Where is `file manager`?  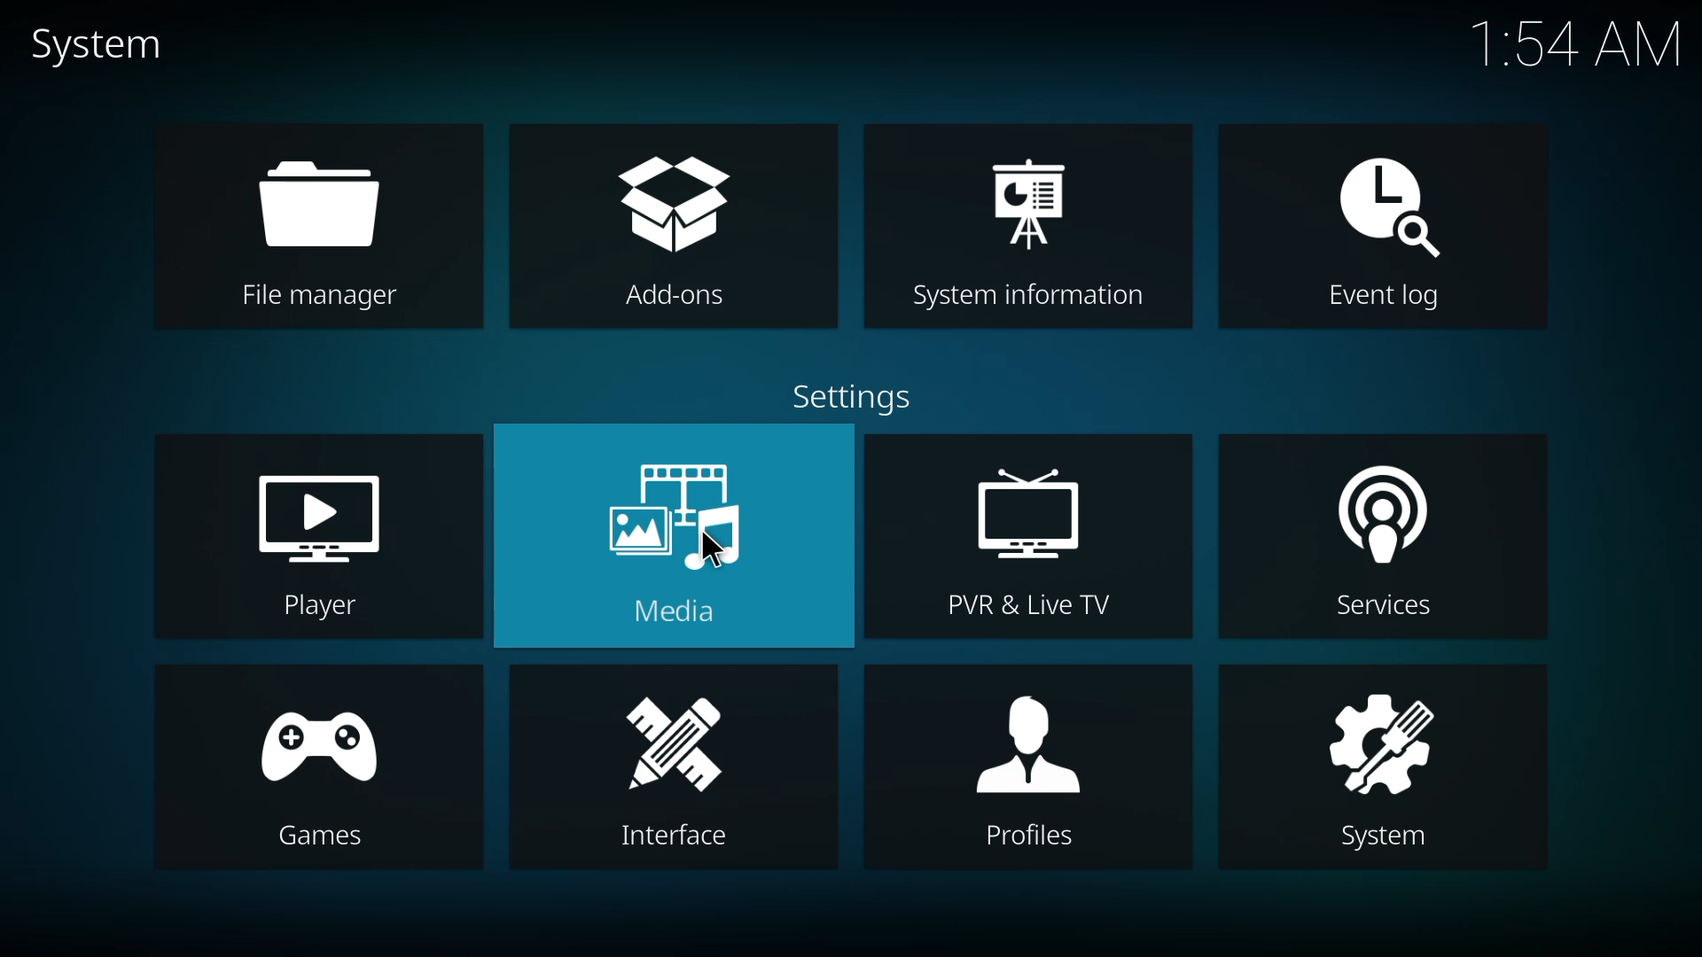 file manager is located at coordinates (327, 226).